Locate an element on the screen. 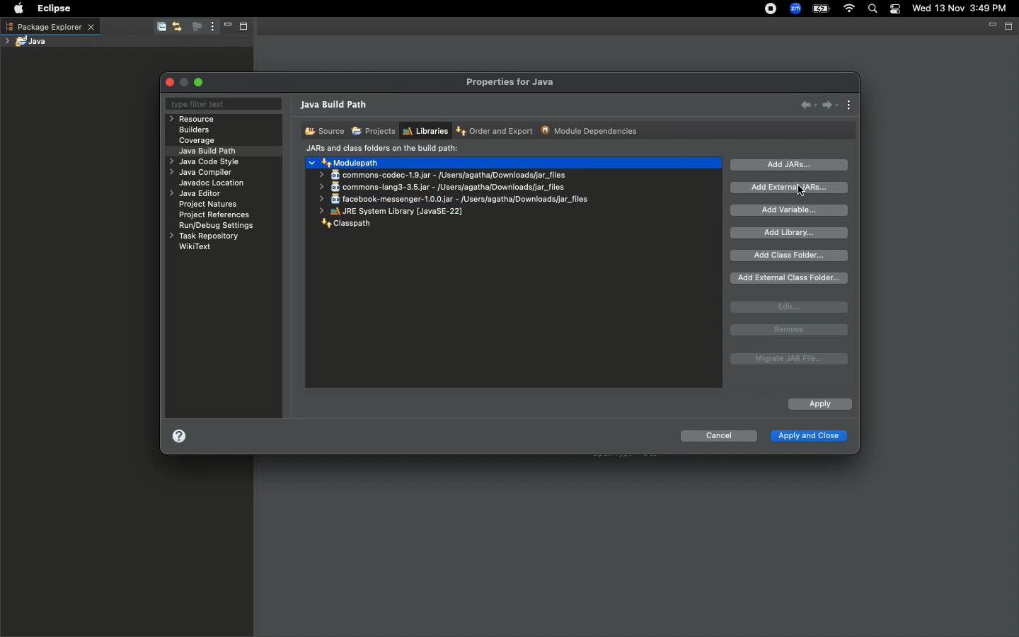  Java project is located at coordinates (29, 41).